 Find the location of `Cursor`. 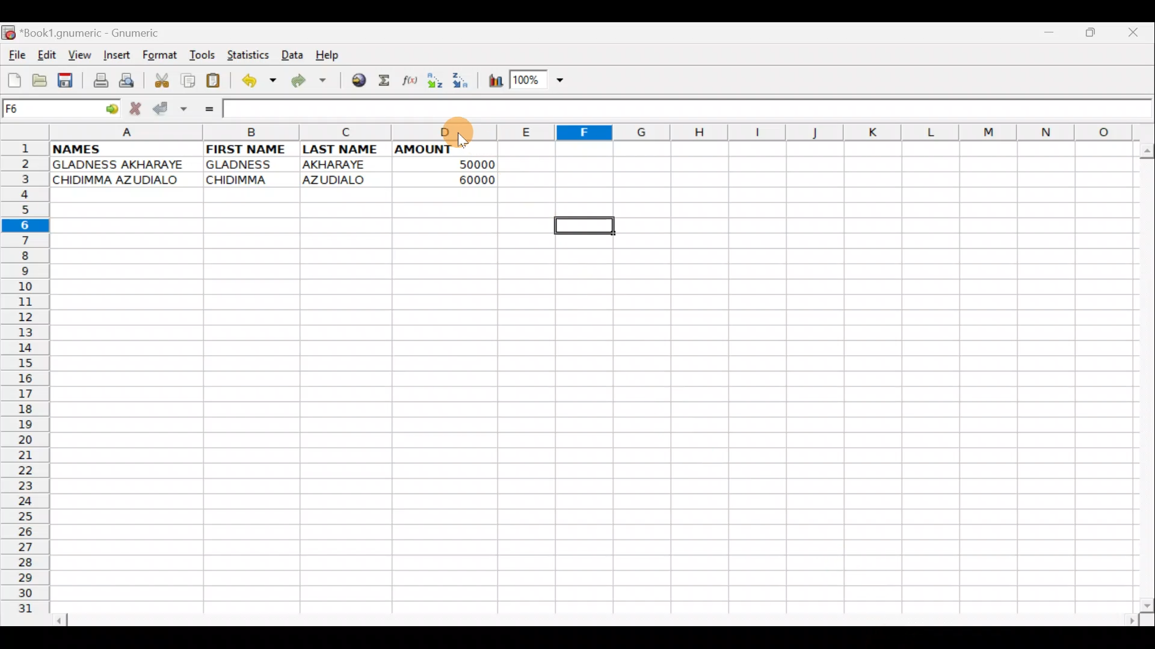

Cursor is located at coordinates (459, 134).